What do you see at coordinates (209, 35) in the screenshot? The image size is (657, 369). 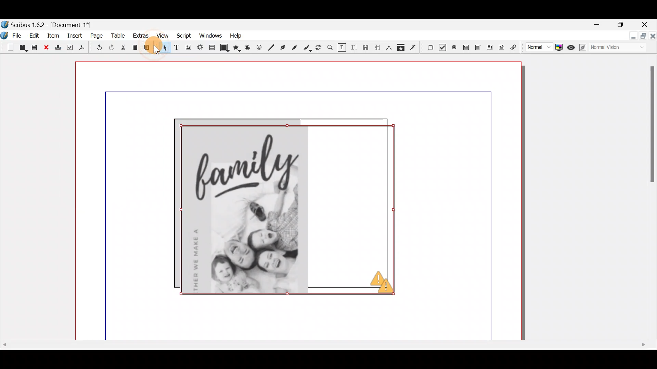 I see `Windows` at bounding box center [209, 35].